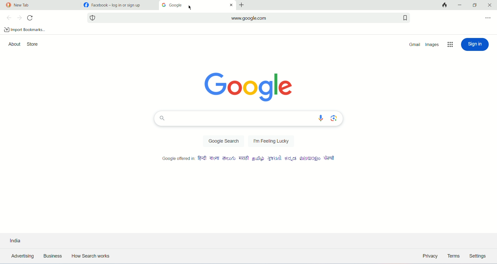 The height and width of the screenshot is (264, 497). I want to click on Google offered in, so click(248, 159).